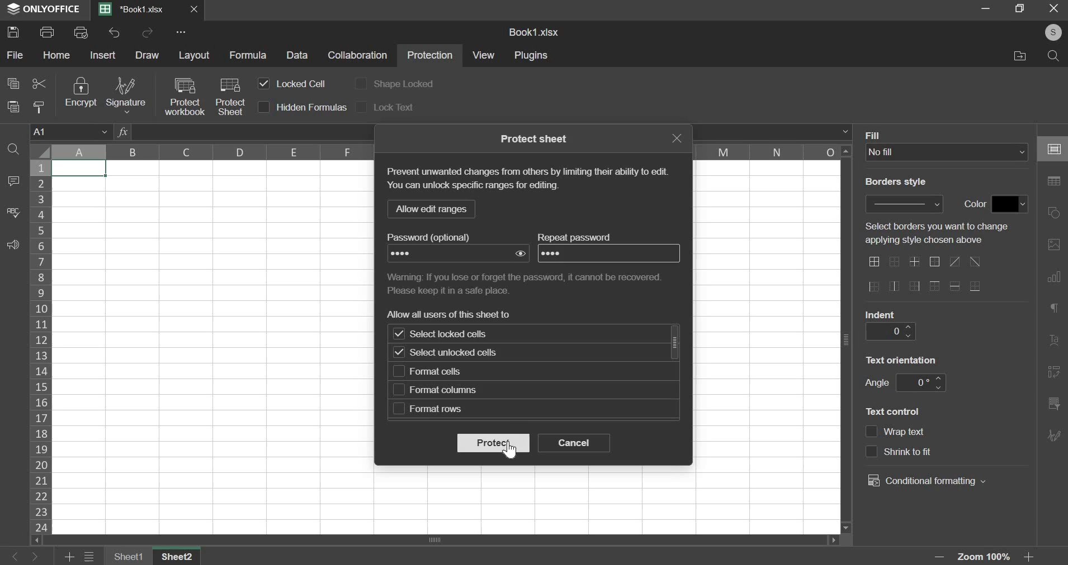 Image resolution: width=1068 pixels, height=565 pixels. What do you see at coordinates (1050, 33) in the screenshot?
I see `Profile Pic` at bounding box center [1050, 33].